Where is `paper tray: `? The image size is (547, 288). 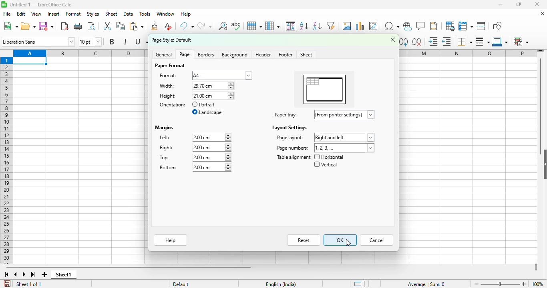 paper tray:  is located at coordinates (286, 115).